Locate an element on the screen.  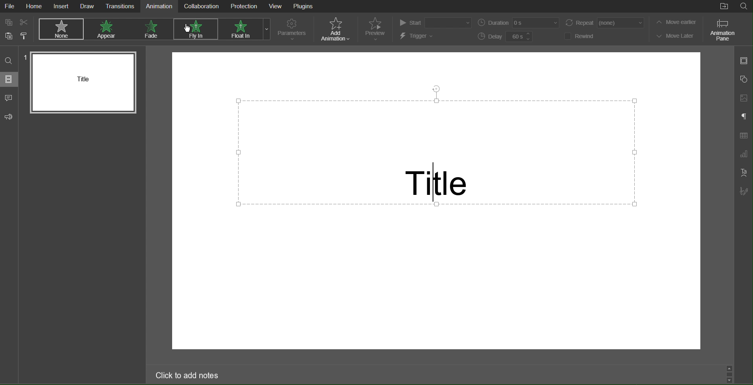
Float In is located at coordinates (240, 29).